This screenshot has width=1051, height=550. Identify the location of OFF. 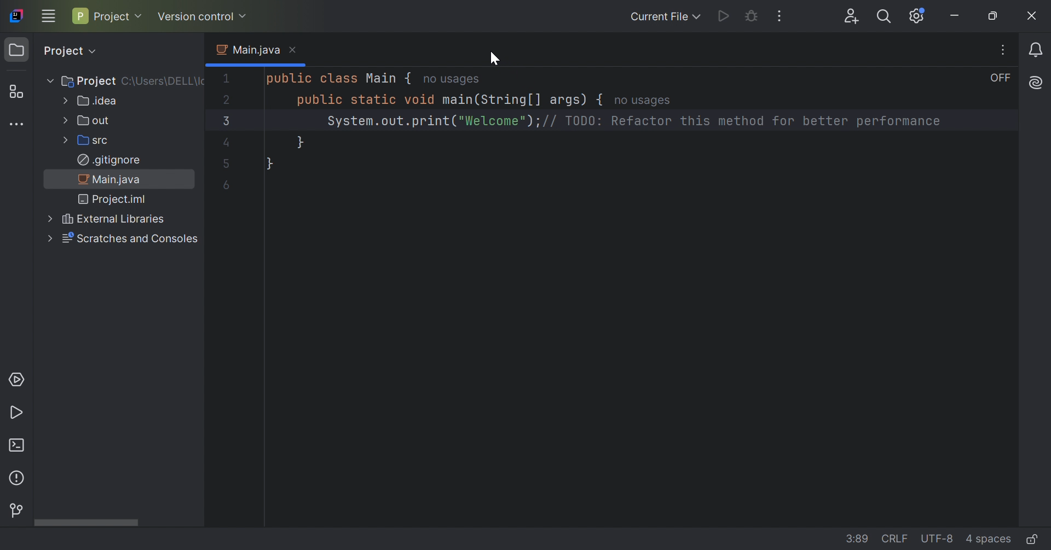
(1001, 78).